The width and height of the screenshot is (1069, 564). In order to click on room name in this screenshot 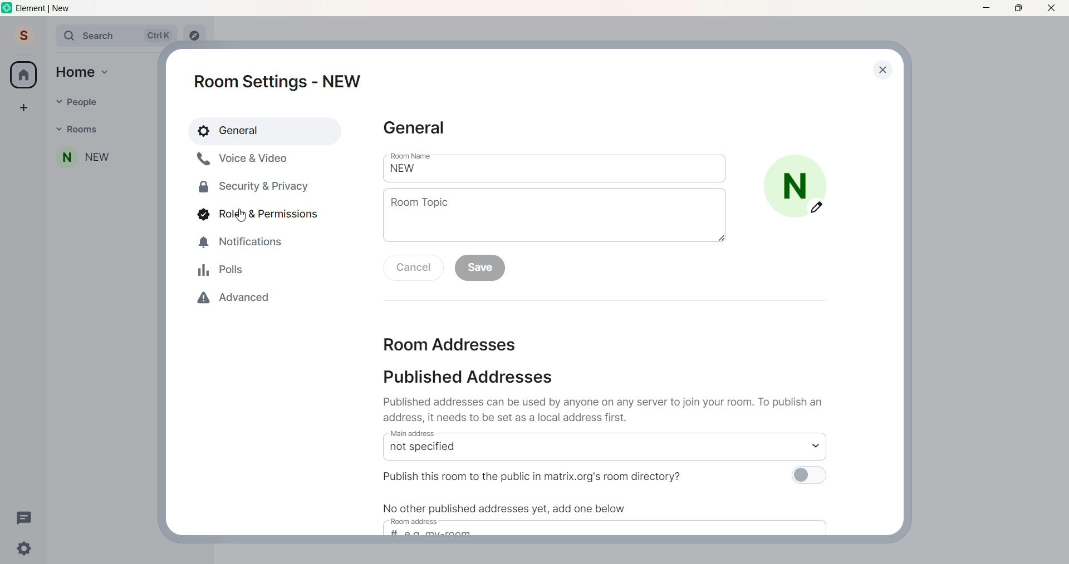, I will do `click(556, 167)`.